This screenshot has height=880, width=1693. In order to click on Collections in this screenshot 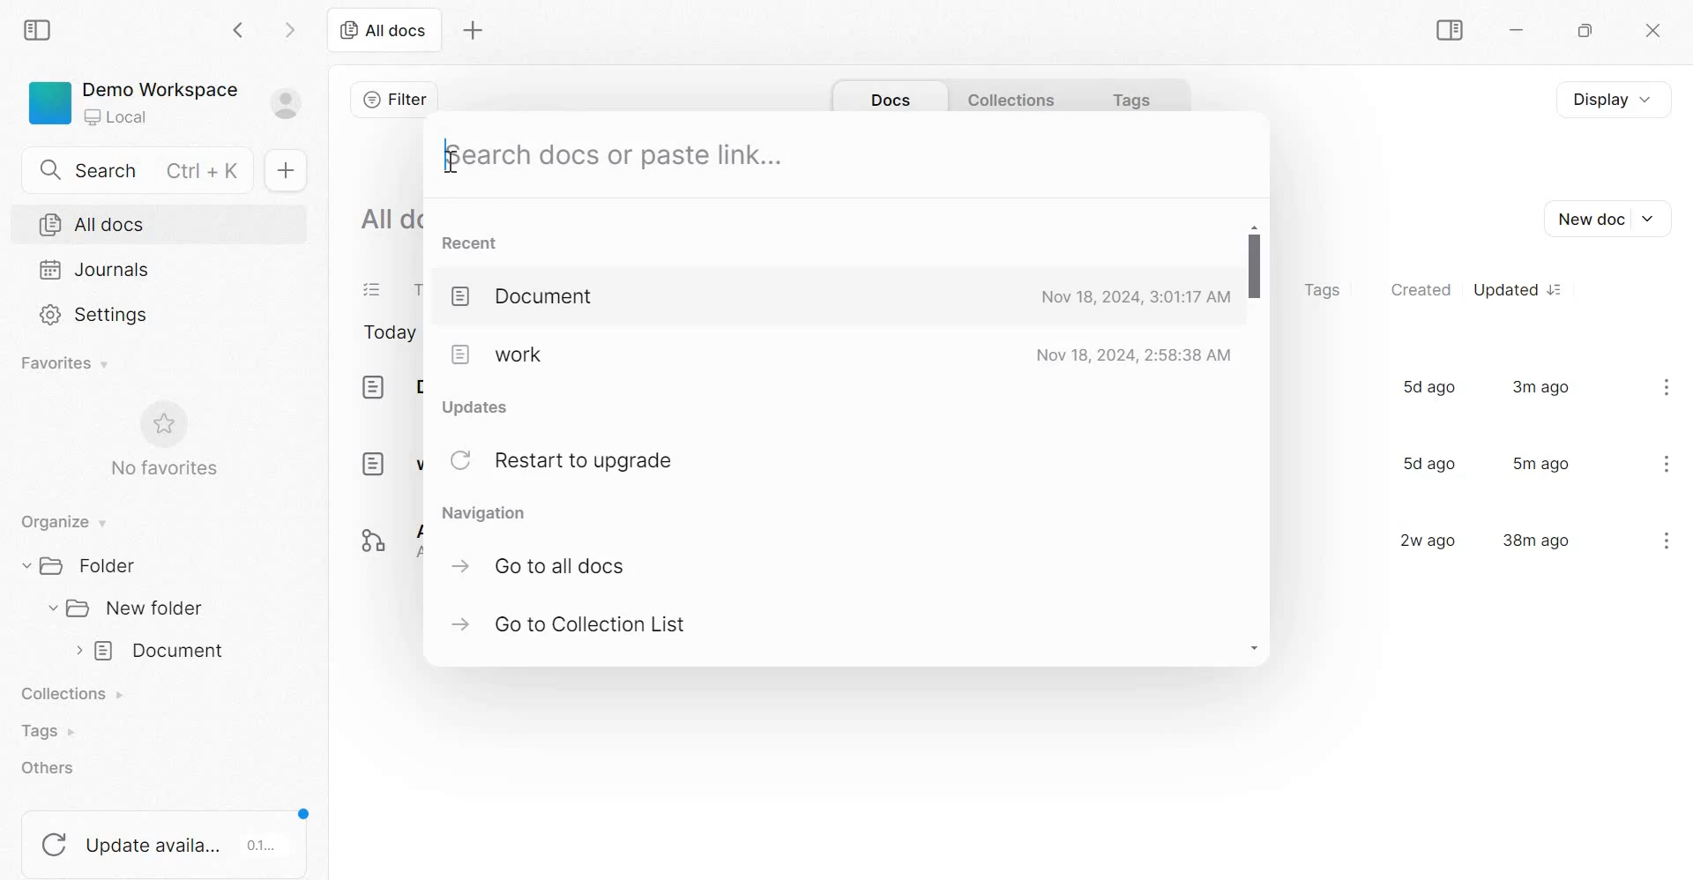, I will do `click(77, 696)`.